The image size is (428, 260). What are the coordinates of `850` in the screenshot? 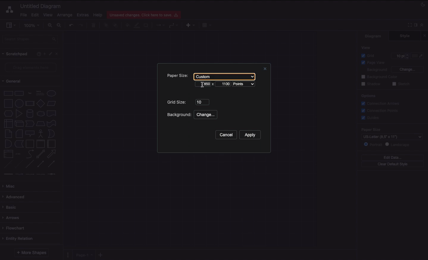 It's located at (205, 85).